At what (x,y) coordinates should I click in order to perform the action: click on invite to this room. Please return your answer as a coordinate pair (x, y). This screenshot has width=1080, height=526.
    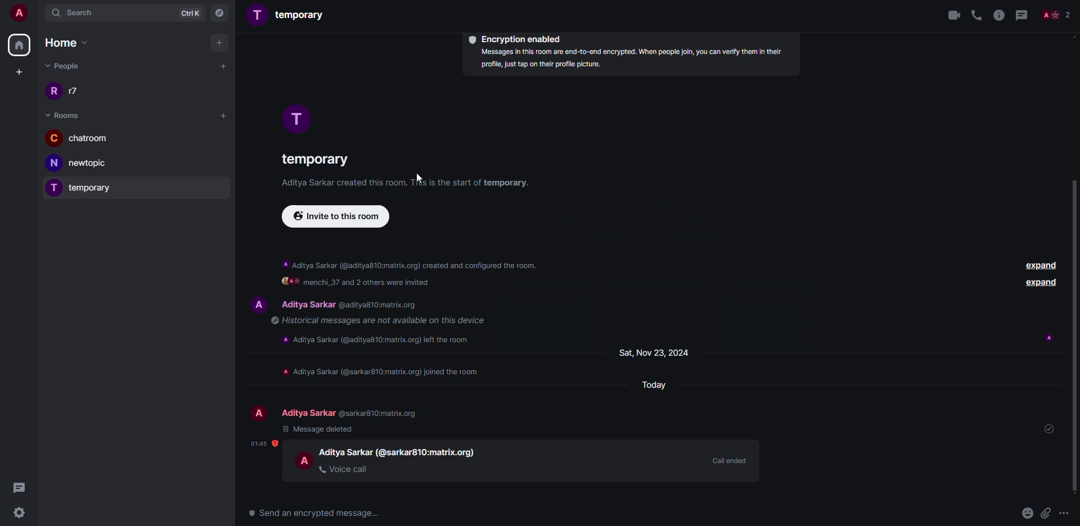
    Looking at the image, I should click on (336, 216).